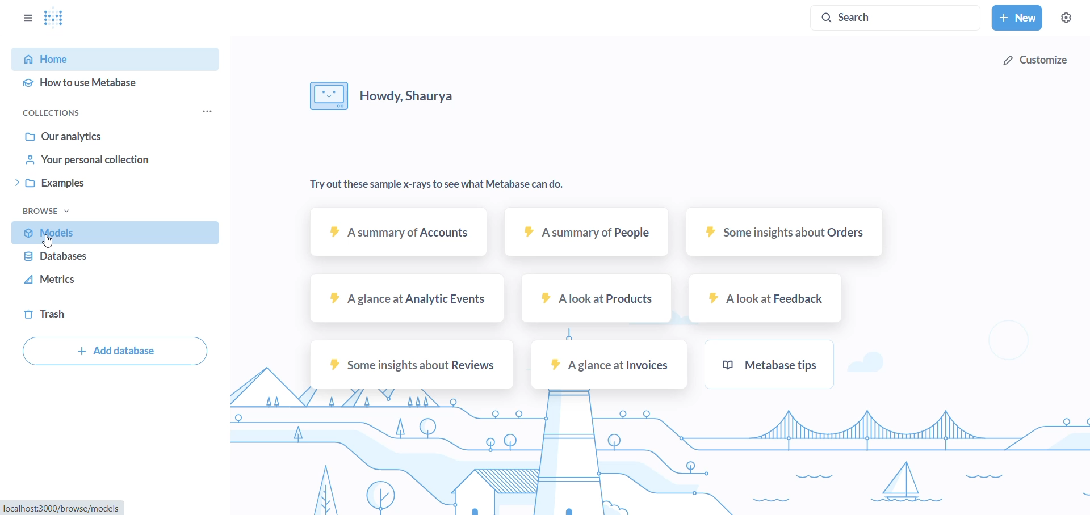 The image size is (1090, 515). I want to click on Search button, so click(895, 18).